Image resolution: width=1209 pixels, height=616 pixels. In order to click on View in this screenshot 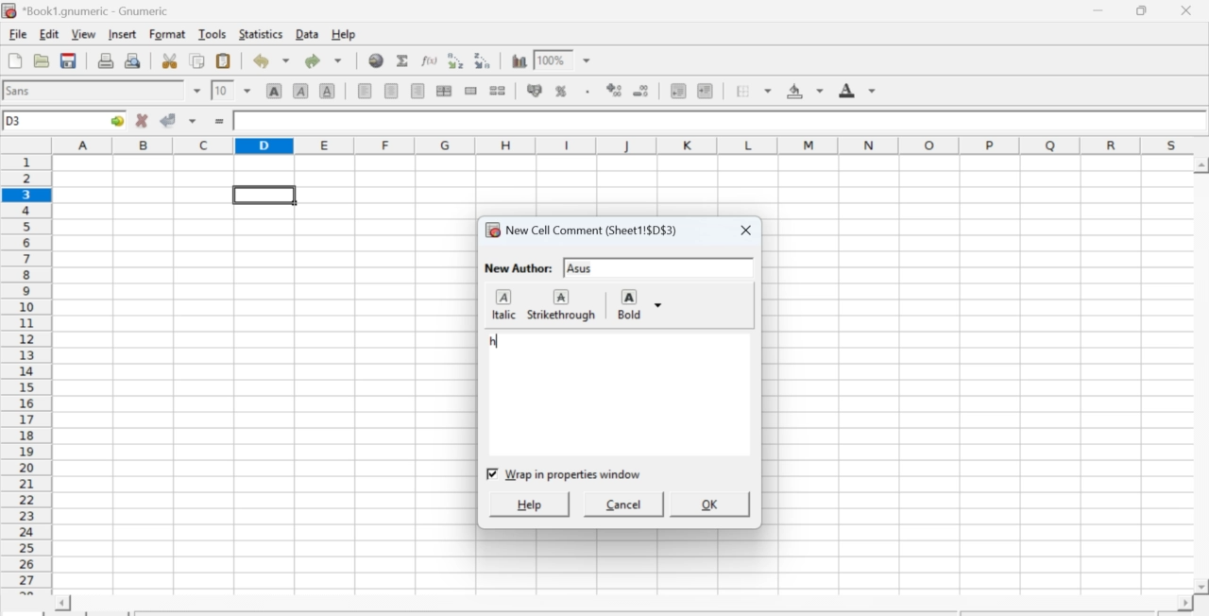, I will do `click(83, 33)`.